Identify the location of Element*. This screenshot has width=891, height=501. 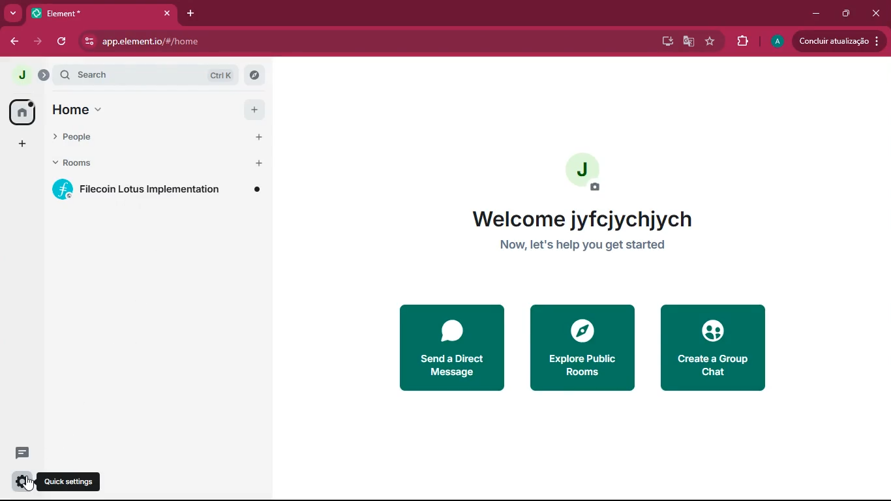
(93, 12).